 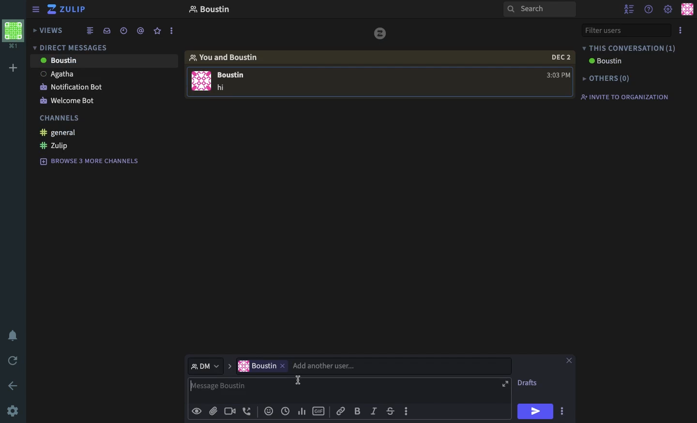 I want to click on video call, so click(x=229, y=411).